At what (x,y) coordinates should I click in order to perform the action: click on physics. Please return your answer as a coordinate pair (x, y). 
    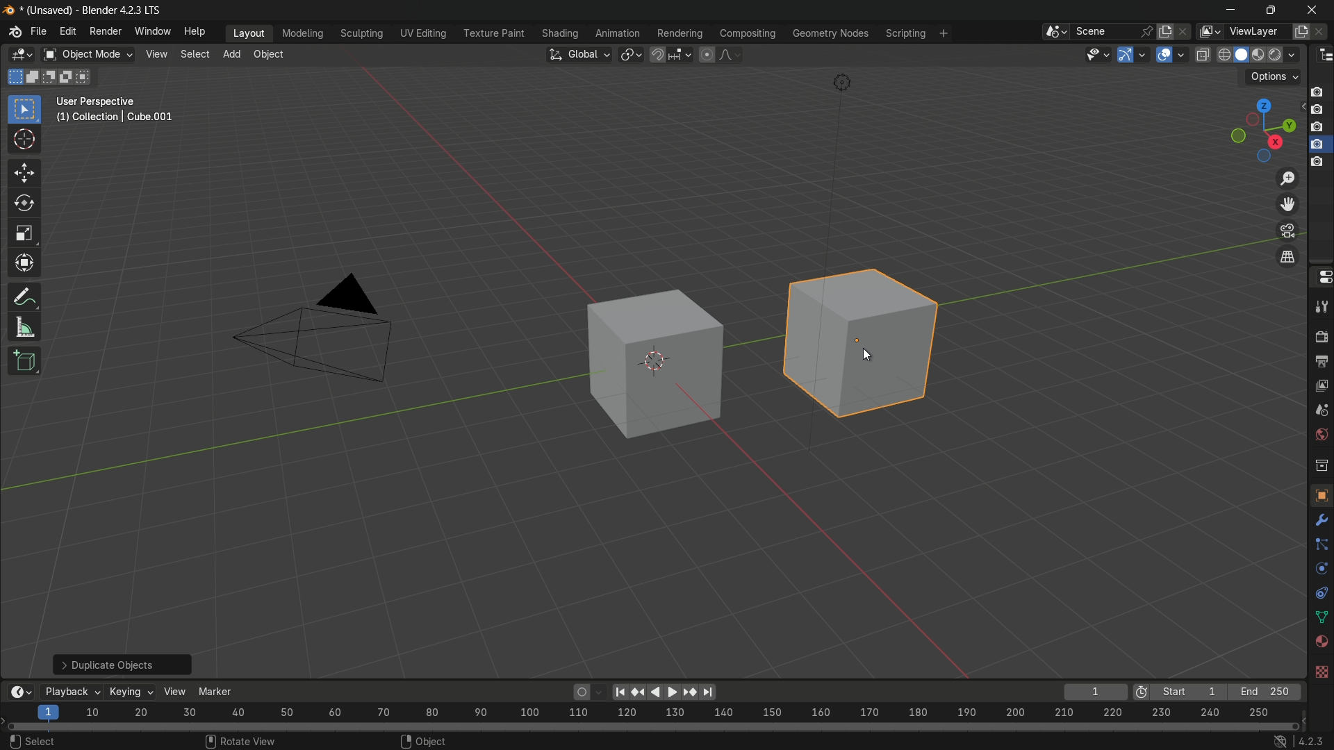
    Looking at the image, I should click on (1320, 570).